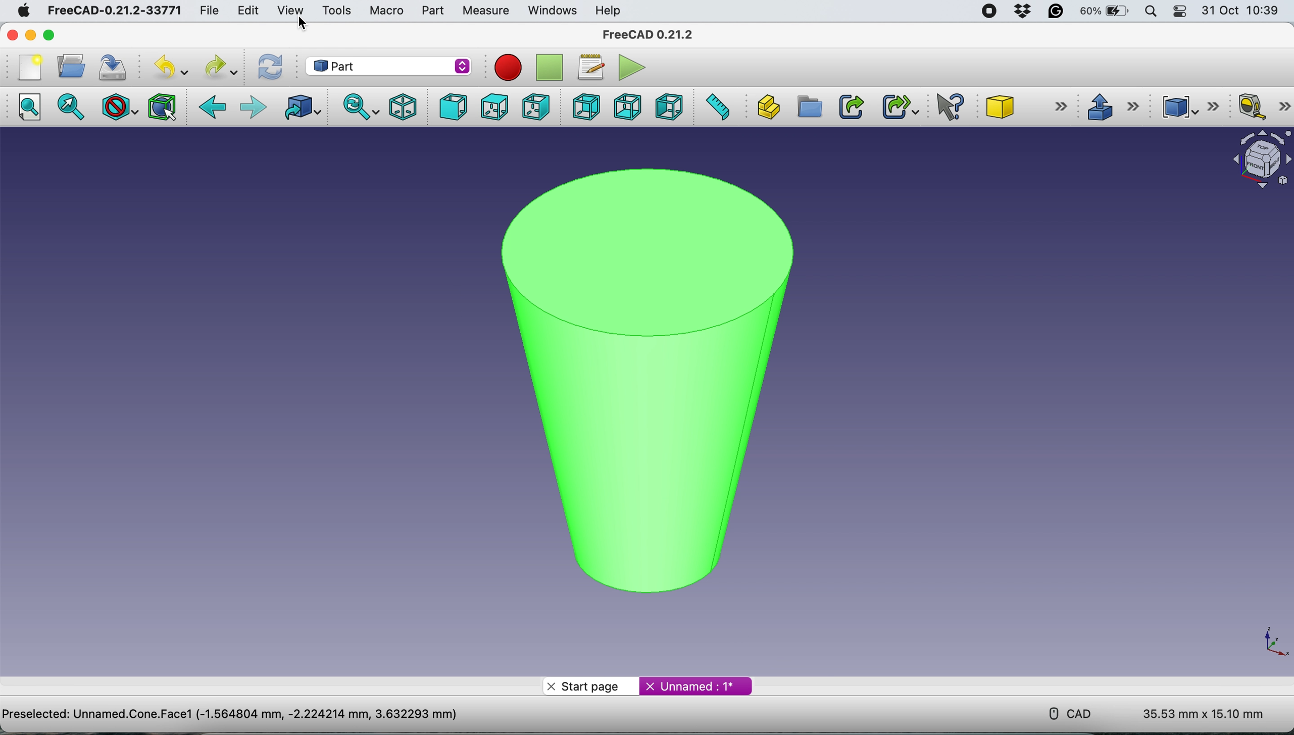 This screenshot has width=1294, height=735. I want to click on system logo, so click(17, 10).